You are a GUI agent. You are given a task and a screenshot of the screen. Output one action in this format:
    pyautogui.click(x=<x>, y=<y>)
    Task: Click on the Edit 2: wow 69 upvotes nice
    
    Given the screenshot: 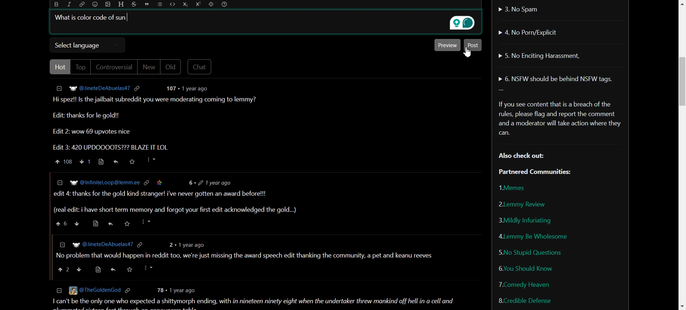 What is the action you would take?
    pyautogui.click(x=106, y=132)
    